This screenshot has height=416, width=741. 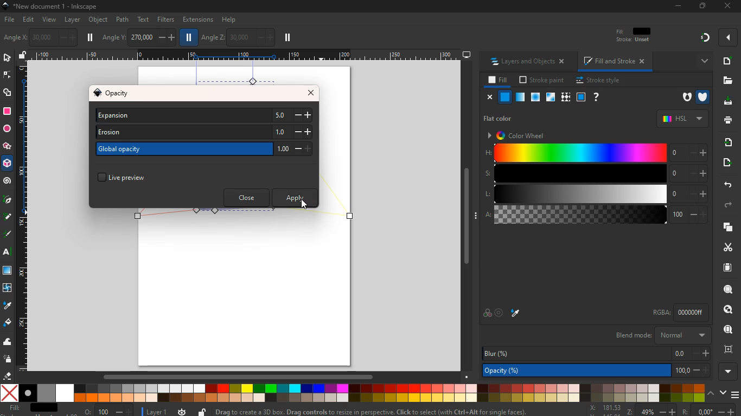 What do you see at coordinates (634, 37) in the screenshot?
I see `filt` at bounding box center [634, 37].